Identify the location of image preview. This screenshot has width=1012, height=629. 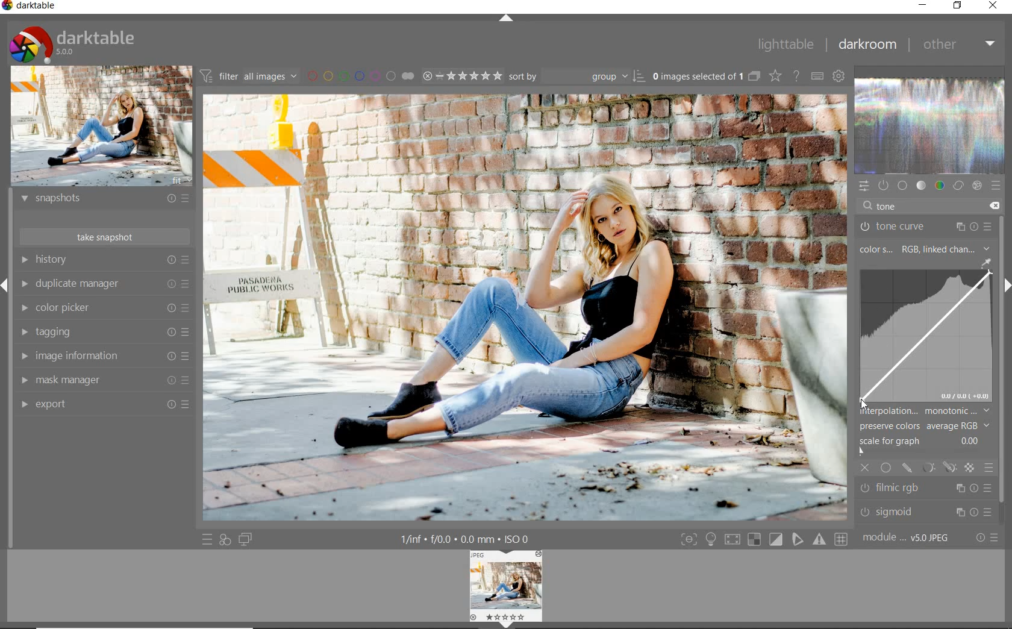
(101, 127).